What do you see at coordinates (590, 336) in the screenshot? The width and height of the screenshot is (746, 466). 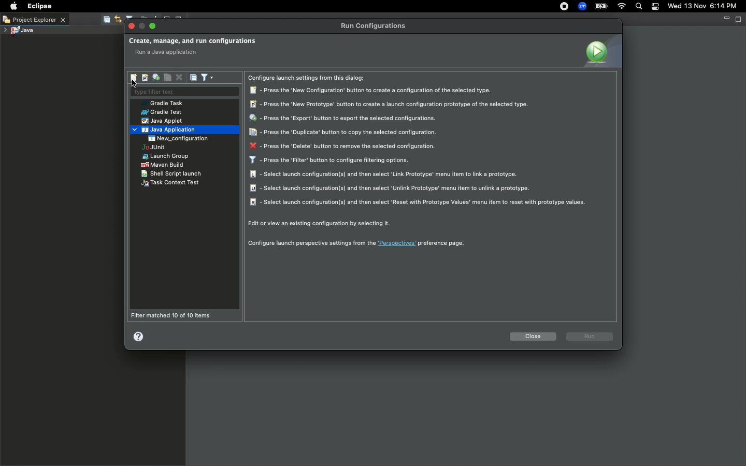 I see `Run` at bounding box center [590, 336].